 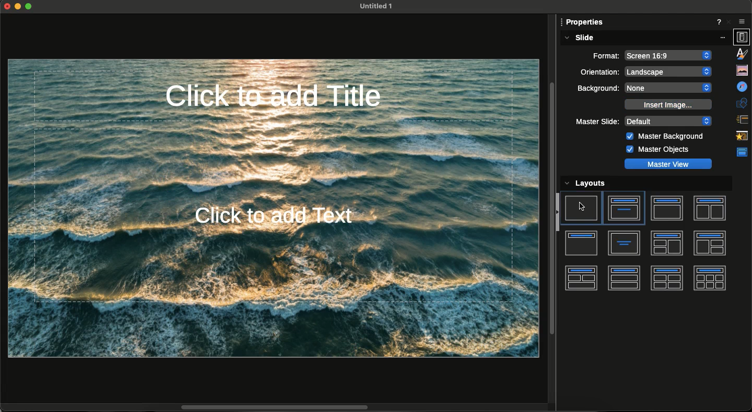 What do you see at coordinates (669, 88) in the screenshot?
I see `None` at bounding box center [669, 88].